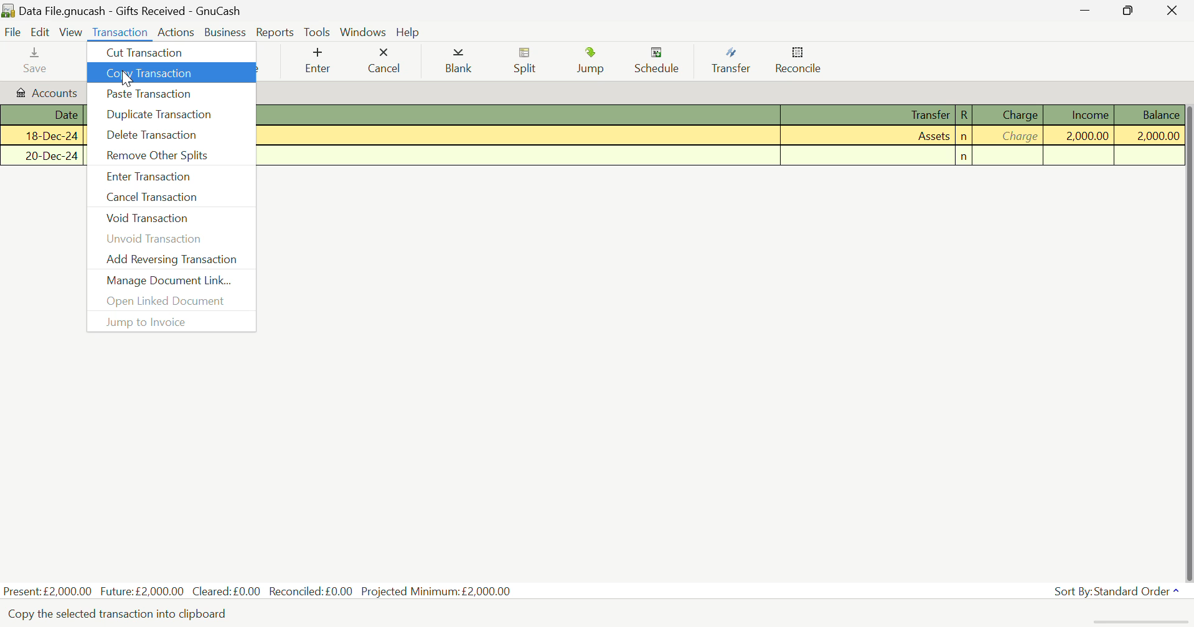 This screenshot has width=1194, height=627. What do you see at coordinates (72, 31) in the screenshot?
I see `View` at bounding box center [72, 31].